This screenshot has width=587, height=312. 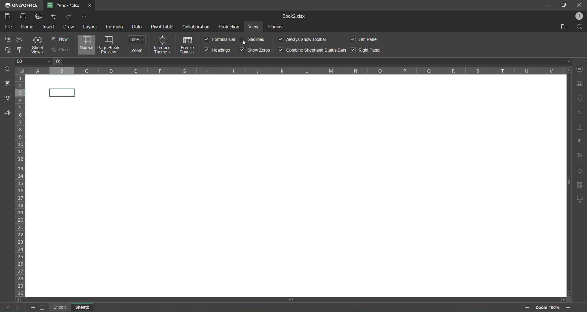 What do you see at coordinates (529, 307) in the screenshot?
I see `zoom out` at bounding box center [529, 307].